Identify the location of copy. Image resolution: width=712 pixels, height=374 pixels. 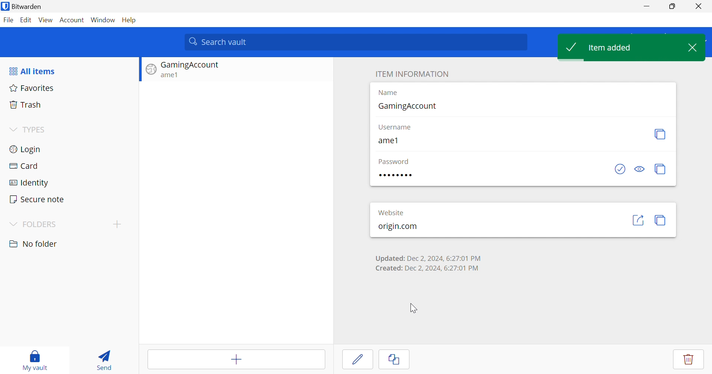
(394, 359).